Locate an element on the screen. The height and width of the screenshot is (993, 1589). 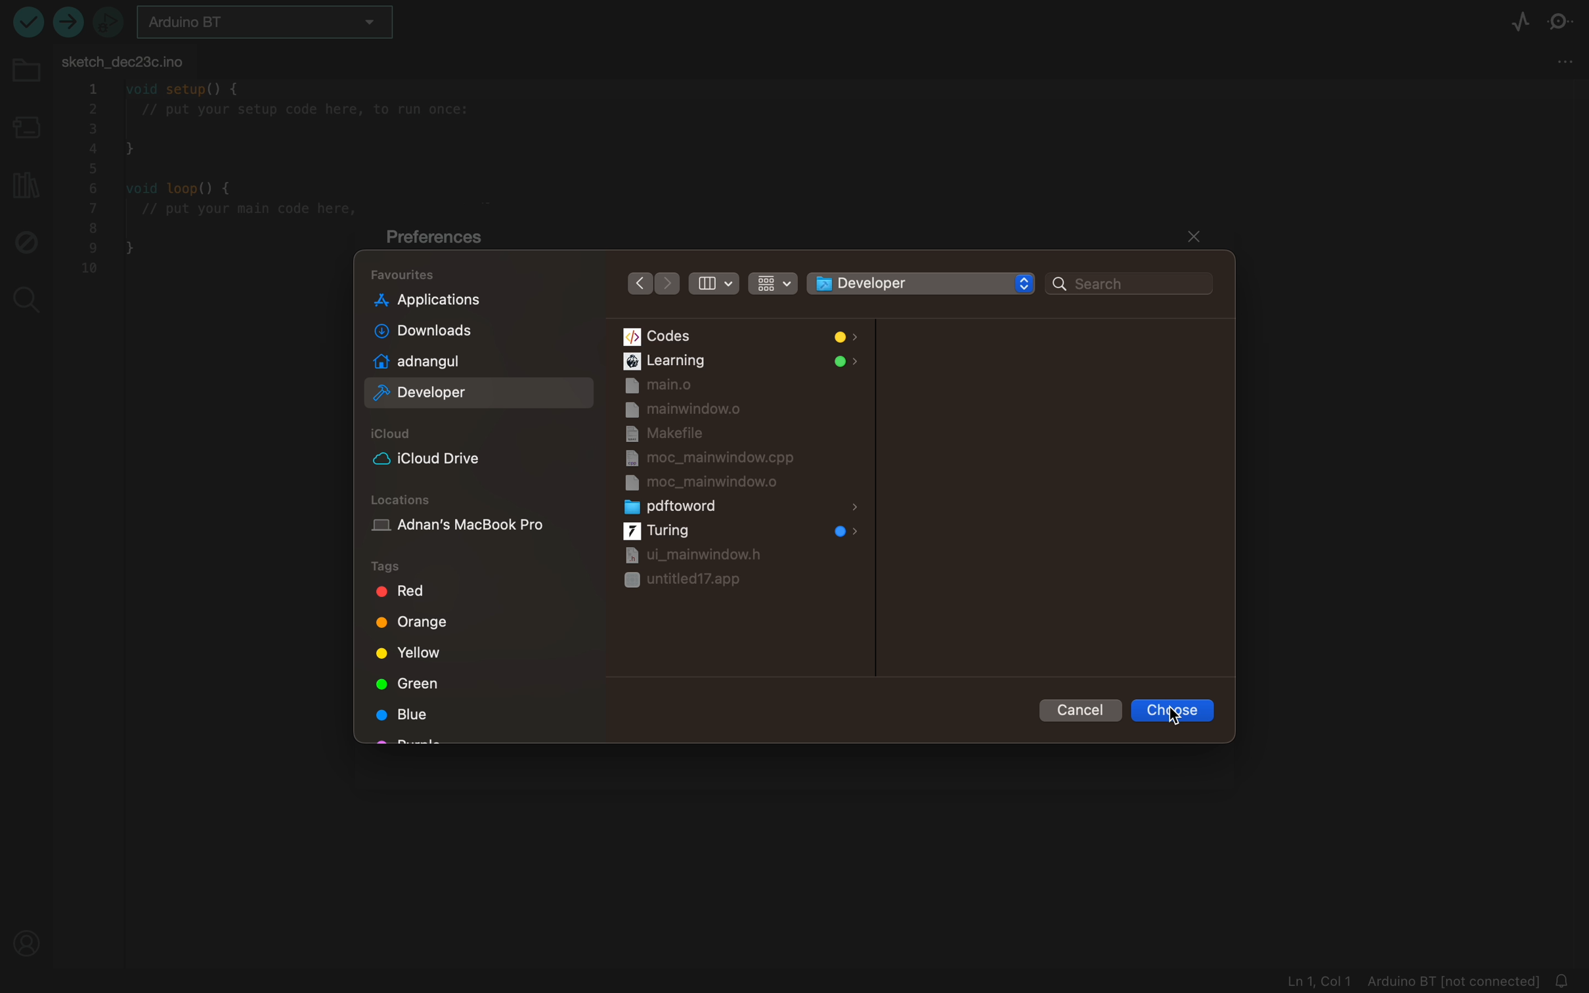
file logs is located at coordinates (1413, 981).